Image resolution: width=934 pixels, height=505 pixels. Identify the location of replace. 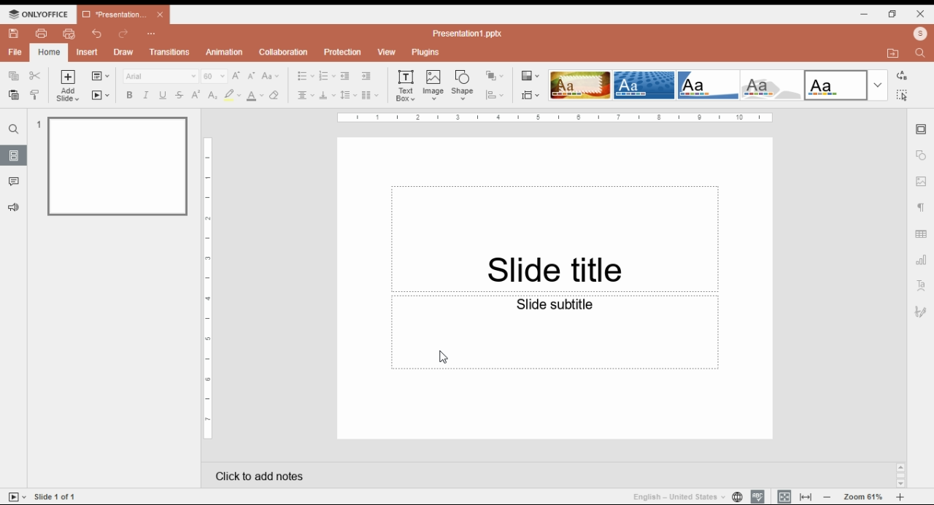
(900, 76).